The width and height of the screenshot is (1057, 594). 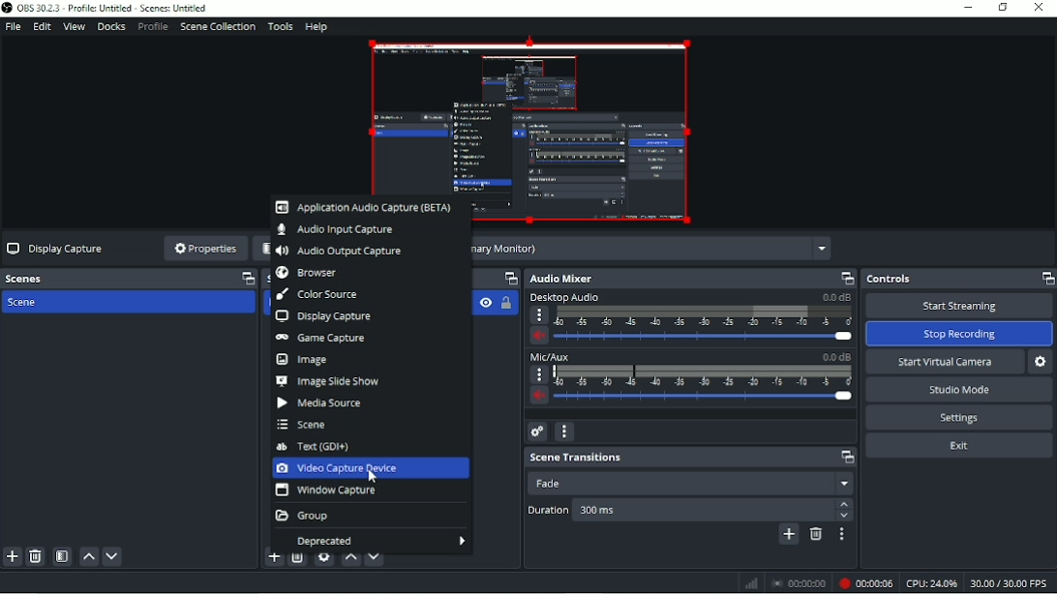 What do you see at coordinates (35, 556) in the screenshot?
I see `Remove selected scene` at bounding box center [35, 556].